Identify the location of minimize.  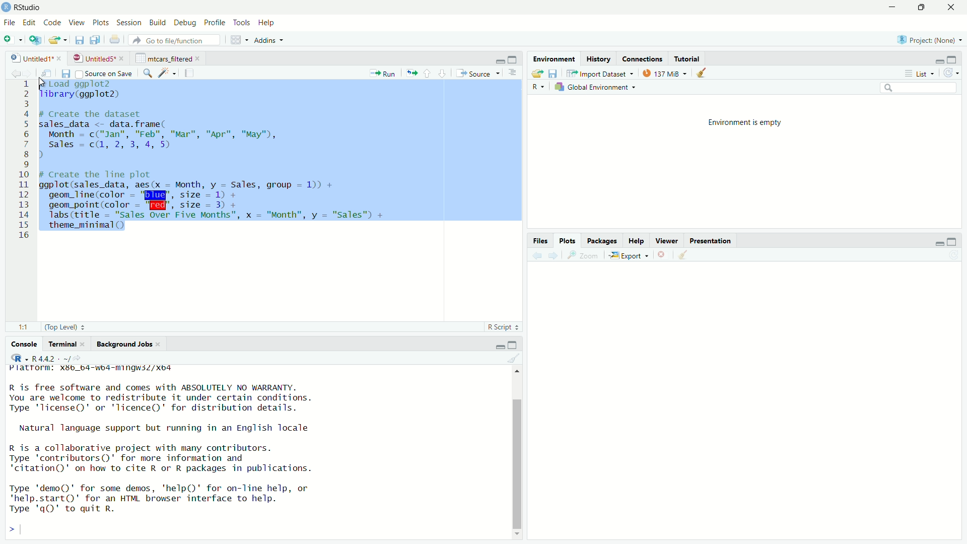
(939, 60).